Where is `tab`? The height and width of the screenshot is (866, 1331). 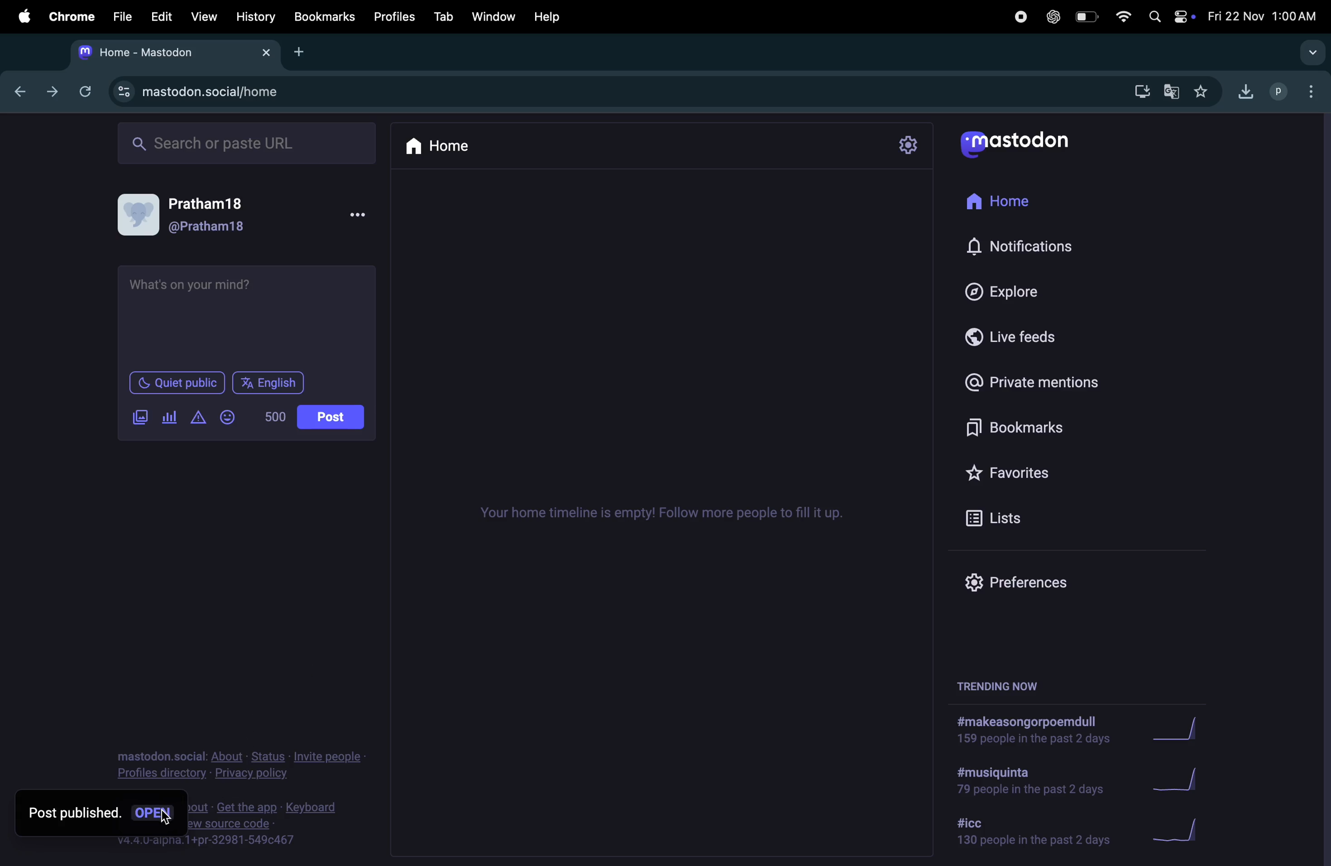 tab is located at coordinates (441, 17).